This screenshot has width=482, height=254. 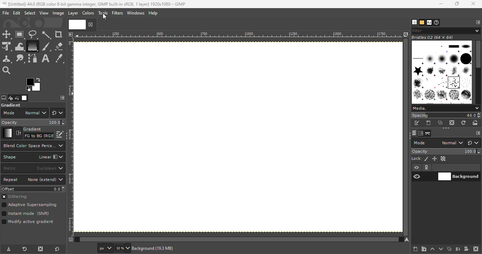 I want to click on Filters, so click(x=118, y=13).